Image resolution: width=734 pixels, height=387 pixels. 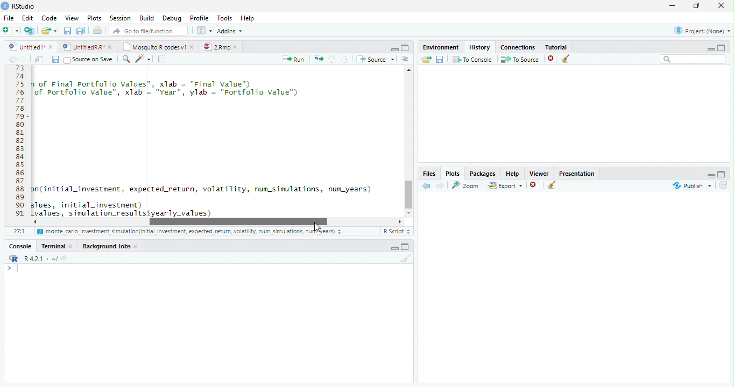 What do you see at coordinates (39, 59) in the screenshot?
I see `Open in new window` at bounding box center [39, 59].